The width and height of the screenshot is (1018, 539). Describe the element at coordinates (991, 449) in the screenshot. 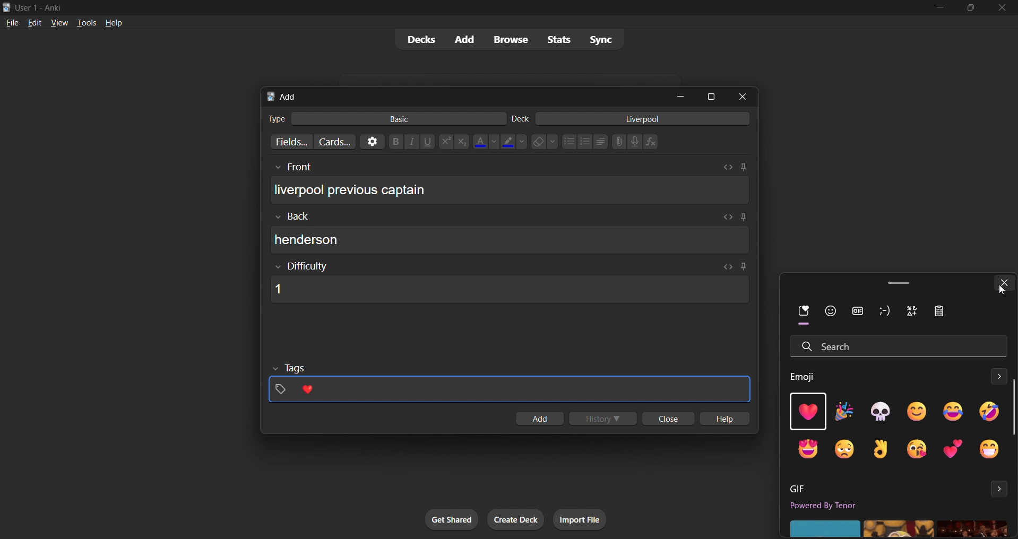

I see `emoji` at that location.